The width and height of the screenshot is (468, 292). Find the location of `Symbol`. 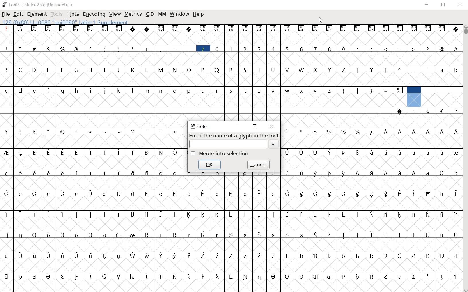

Symbol is located at coordinates (106, 276).